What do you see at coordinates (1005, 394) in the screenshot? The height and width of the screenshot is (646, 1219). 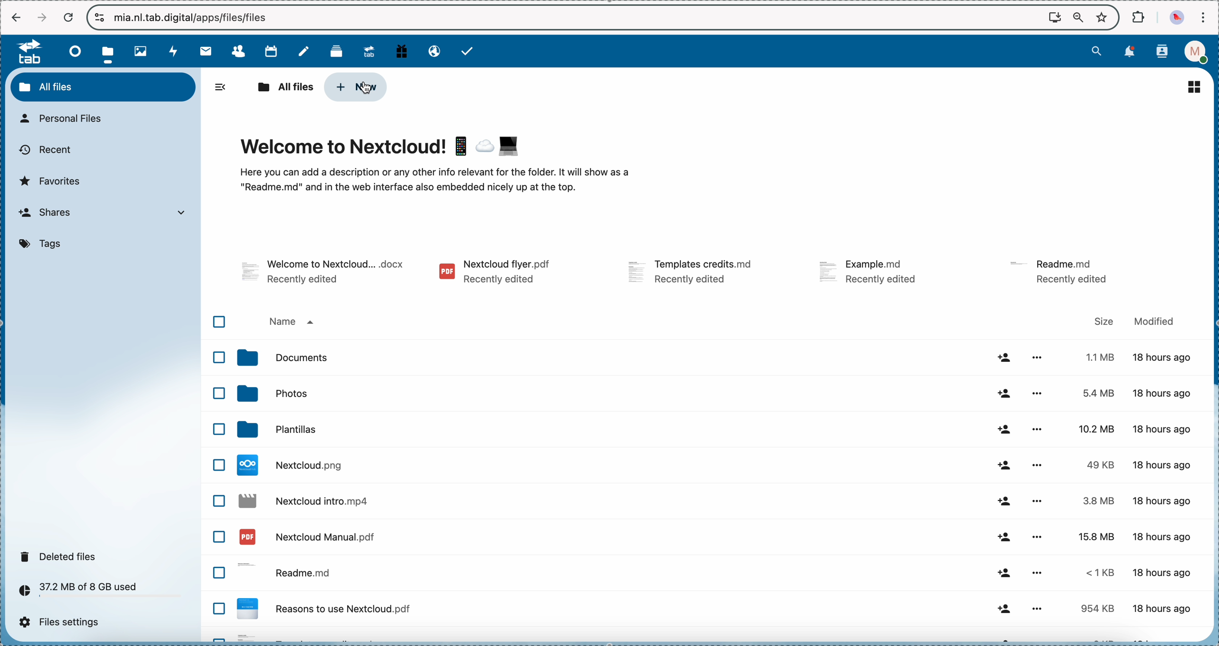 I see `share` at bounding box center [1005, 394].